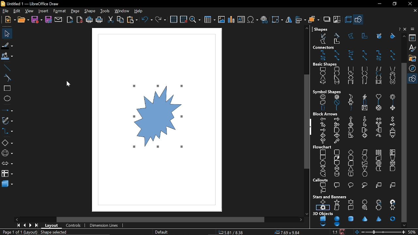 This screenshot has height=235, width=418. I want to click on (Layout) Shape Selected, so click(46, 232).